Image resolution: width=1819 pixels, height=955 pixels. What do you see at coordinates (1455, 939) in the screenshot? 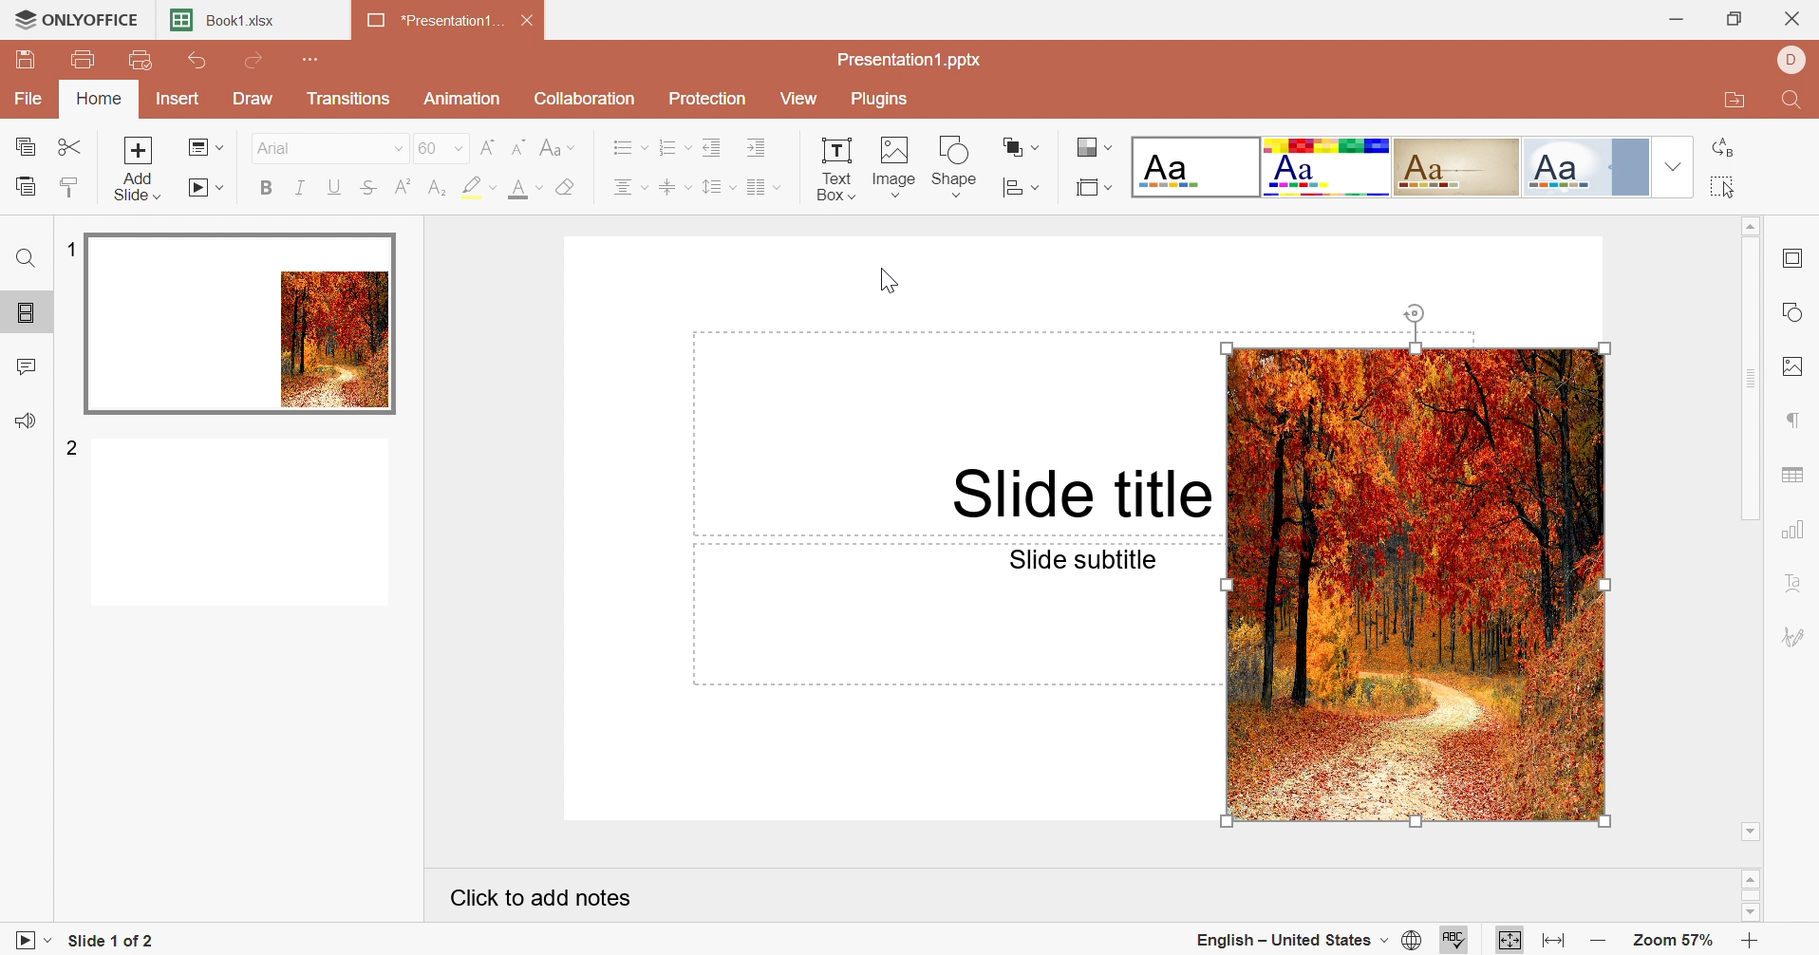
I see `Check Spelling` at bounding box center [1455, 939].